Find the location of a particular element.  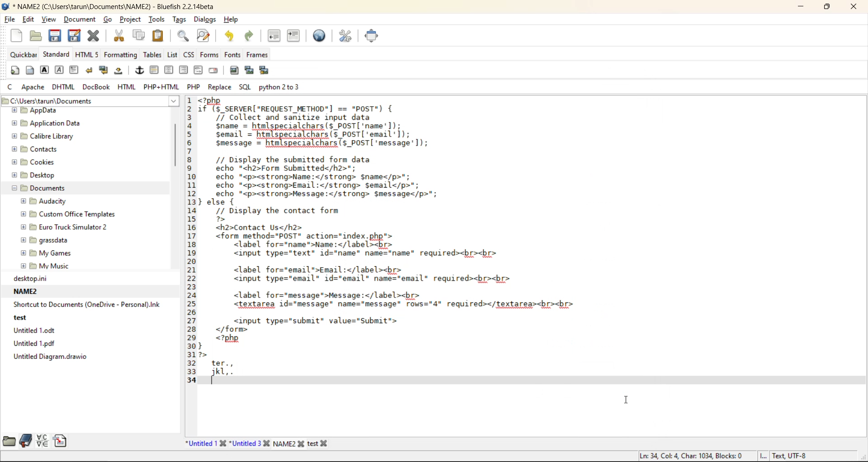

full screen is located at coordinates (374, 37).